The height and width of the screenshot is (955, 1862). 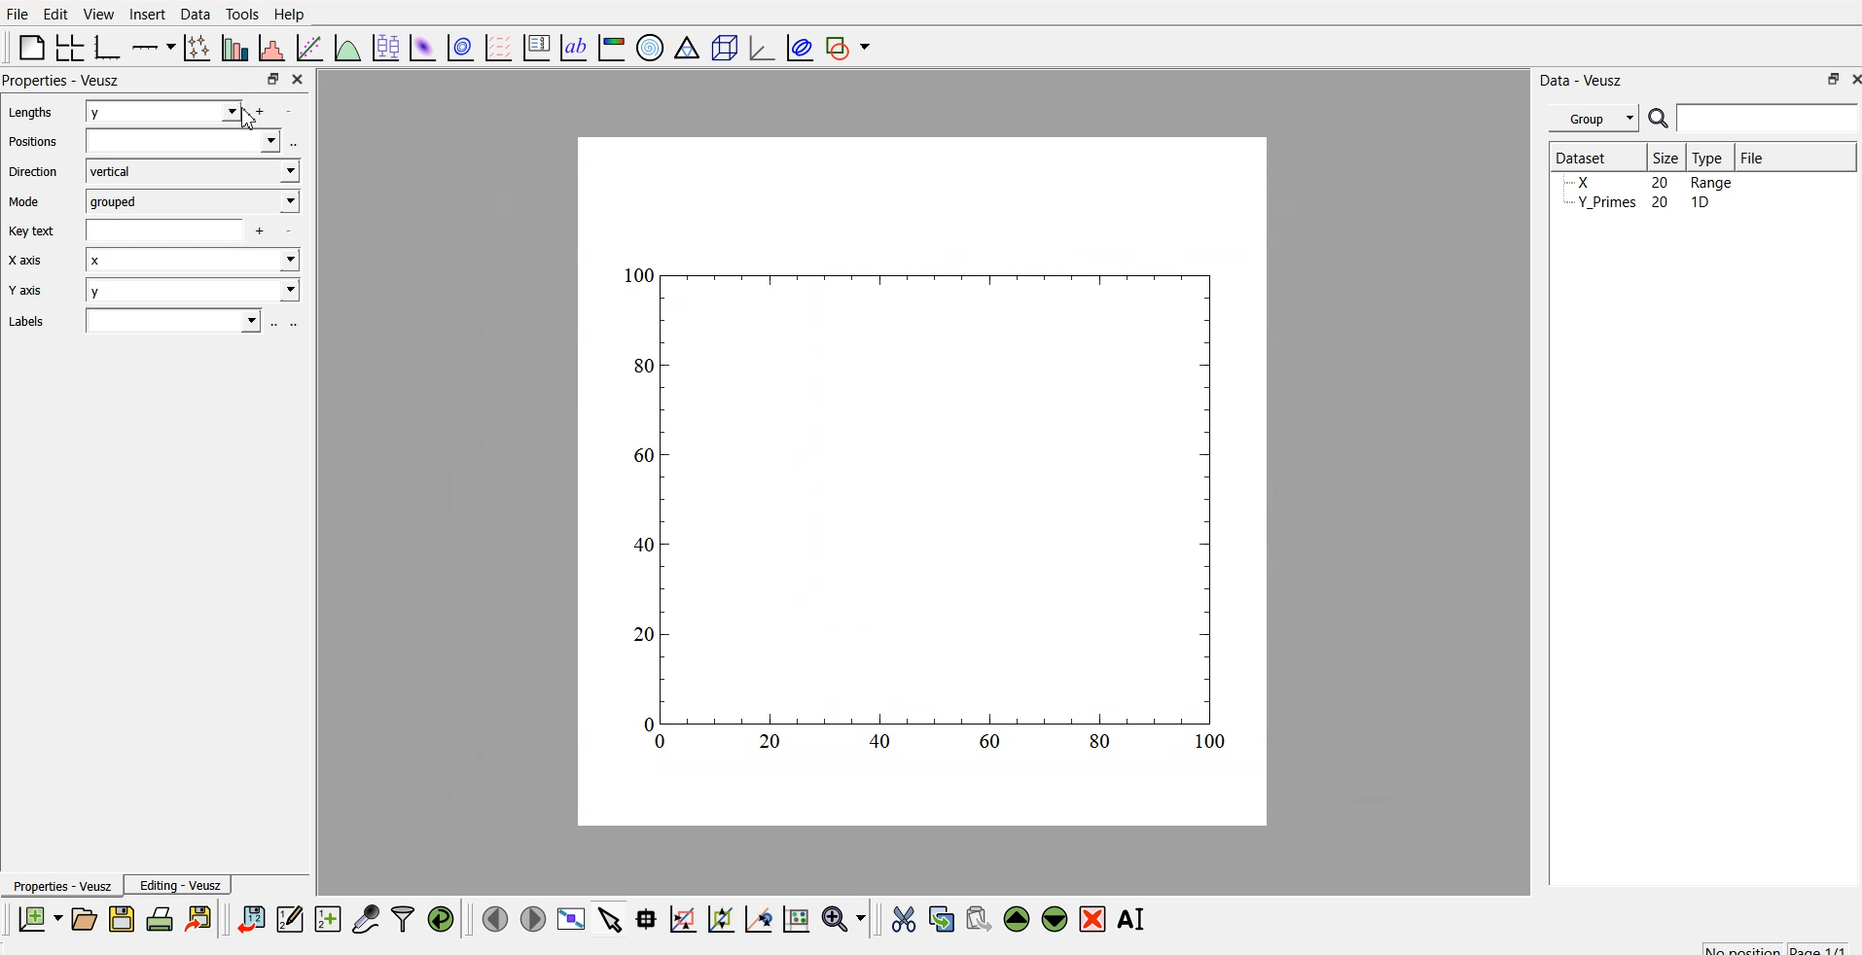 I want to click on plot box plots, so click(x=383, y=47).